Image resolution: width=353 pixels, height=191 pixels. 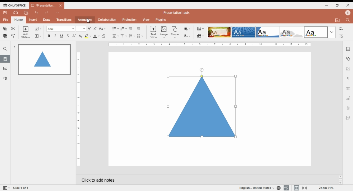 What do you see at coordinates (140, 36) in the screenshot?
I see `insert columns` at bounding box center [140, 36].